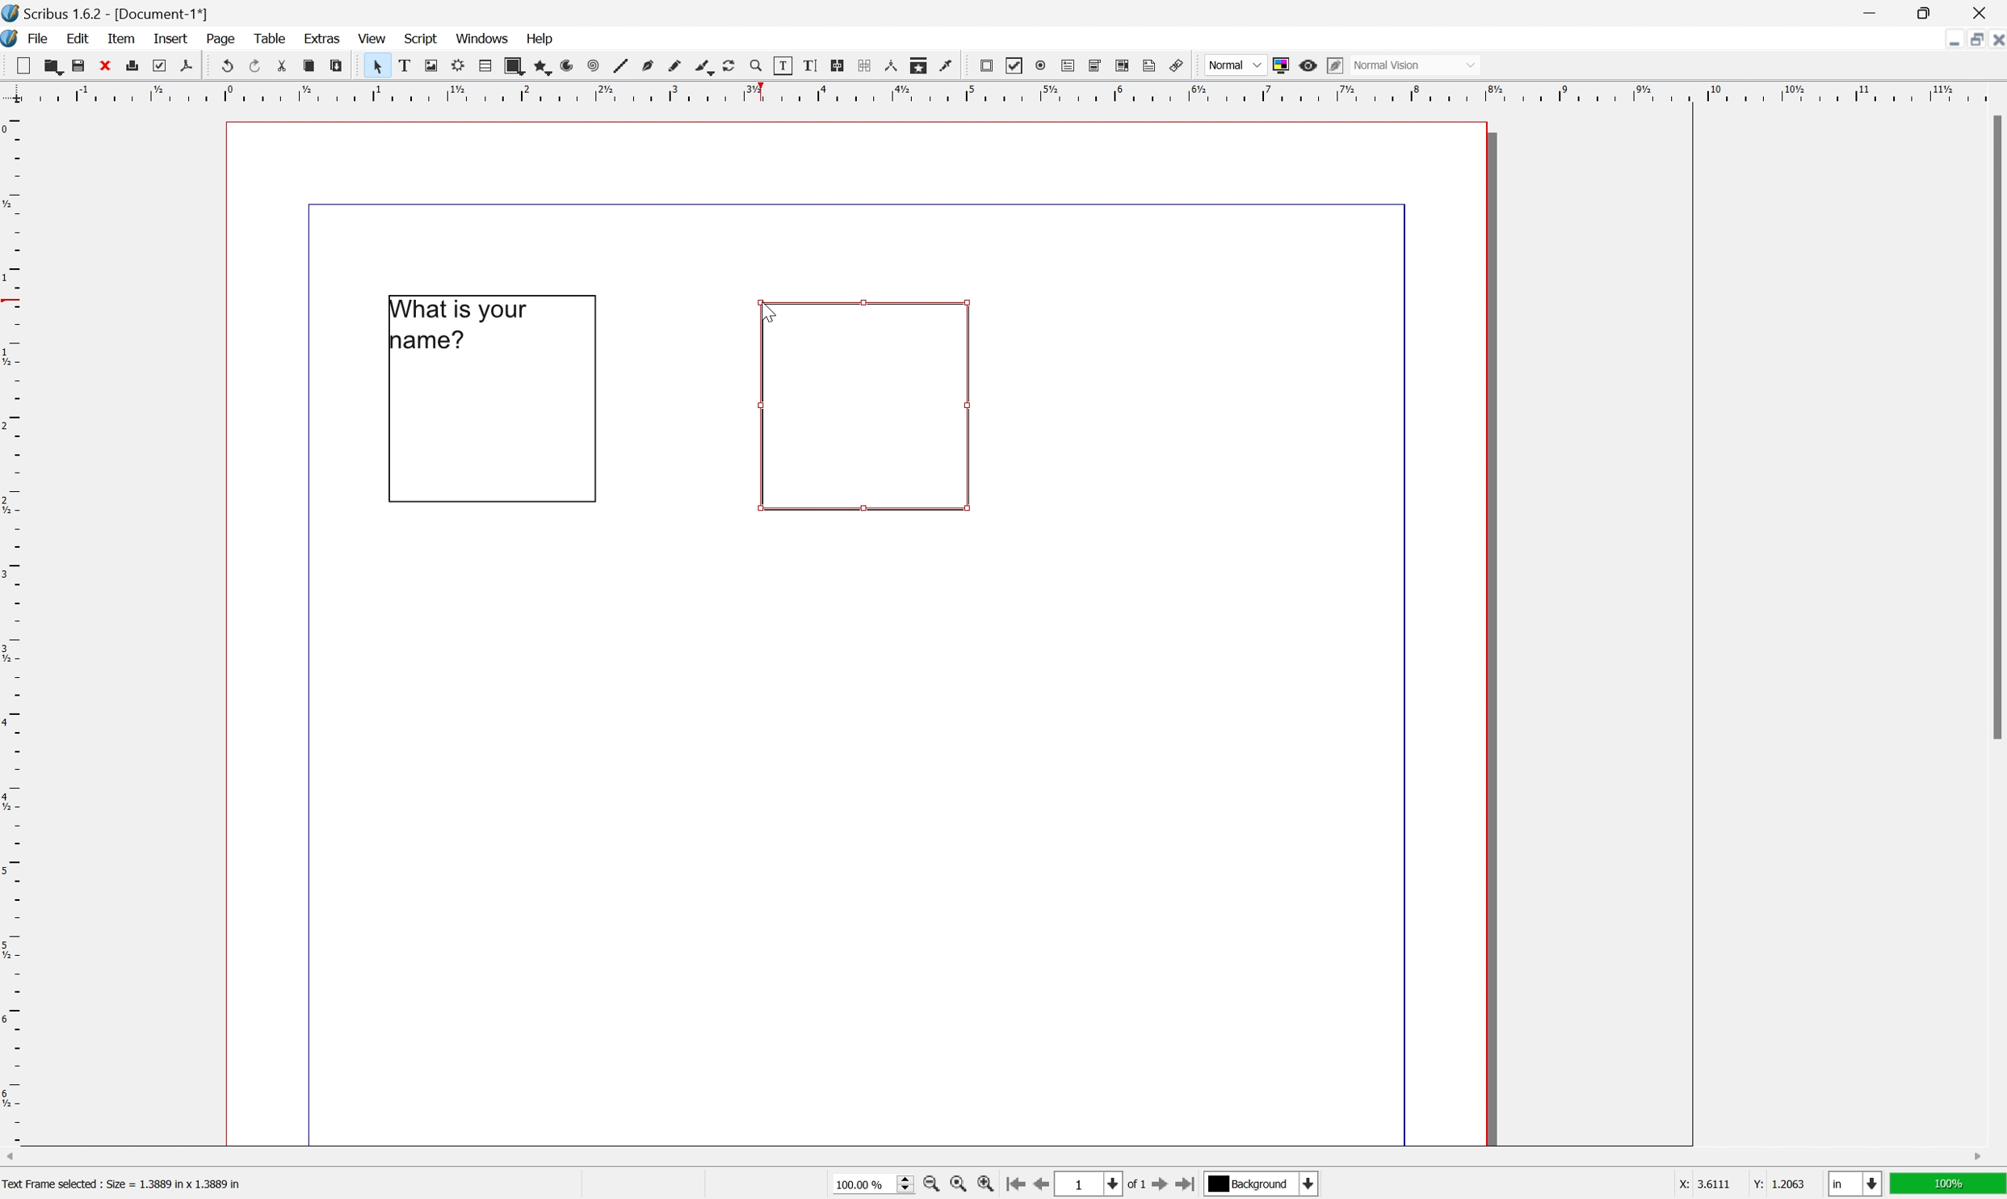  What do you see at coordinates (1178, 65) in the screenshot?
I see `link annotation` at bounding box center [1178, 65].